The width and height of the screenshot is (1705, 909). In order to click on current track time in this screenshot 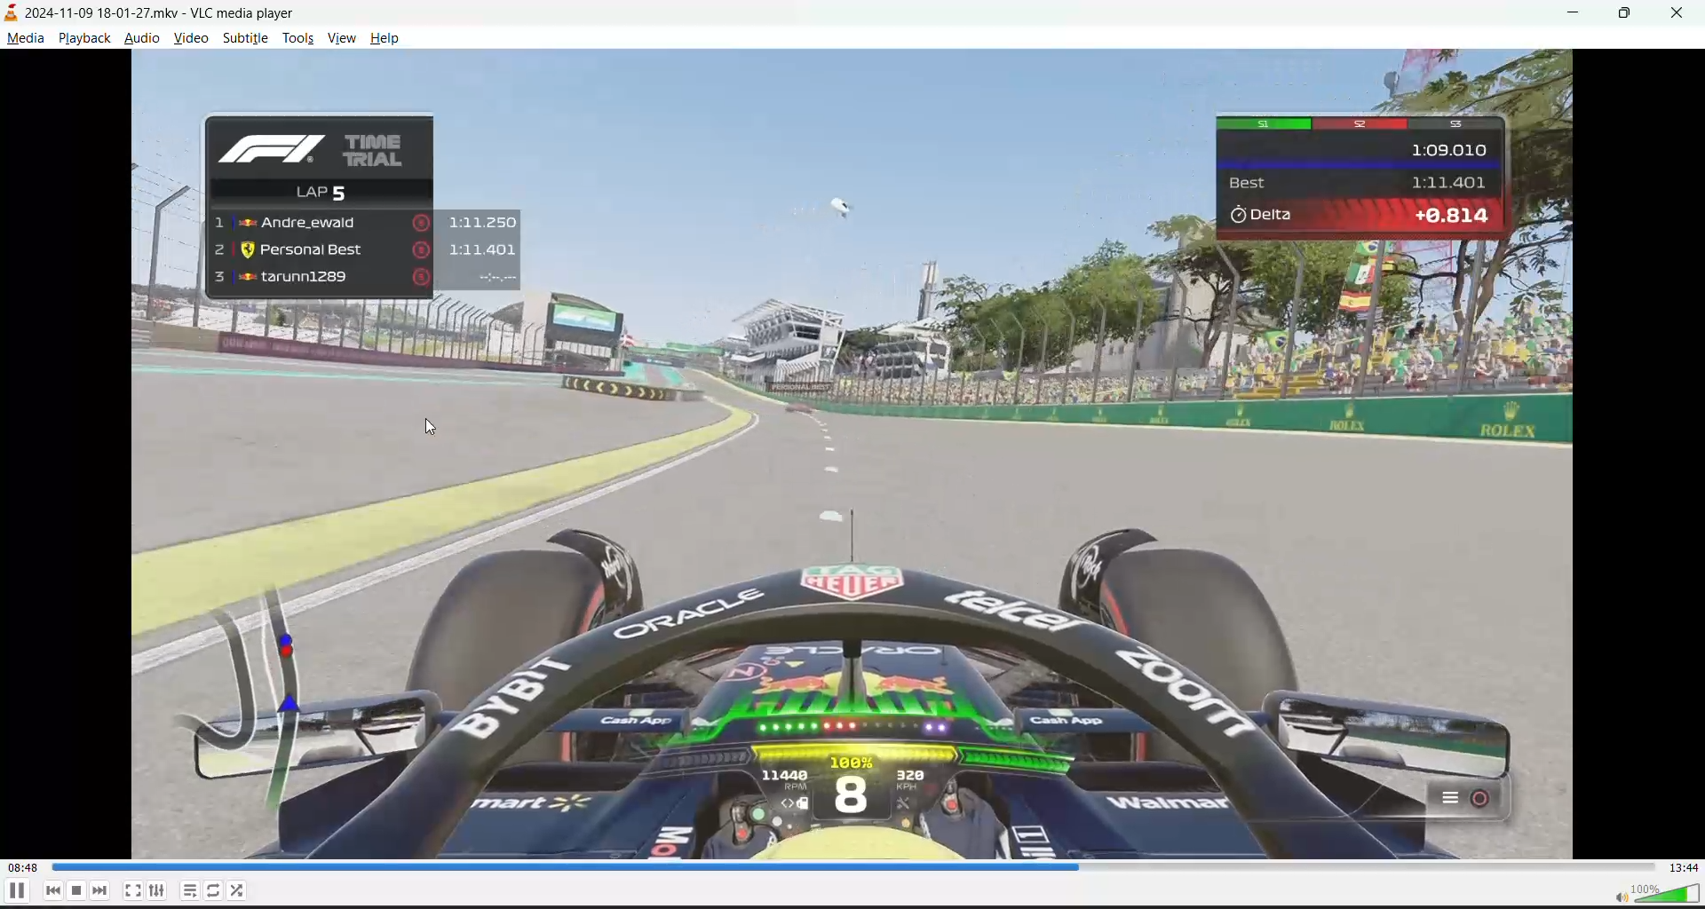, I will do `click(22, 864)`.